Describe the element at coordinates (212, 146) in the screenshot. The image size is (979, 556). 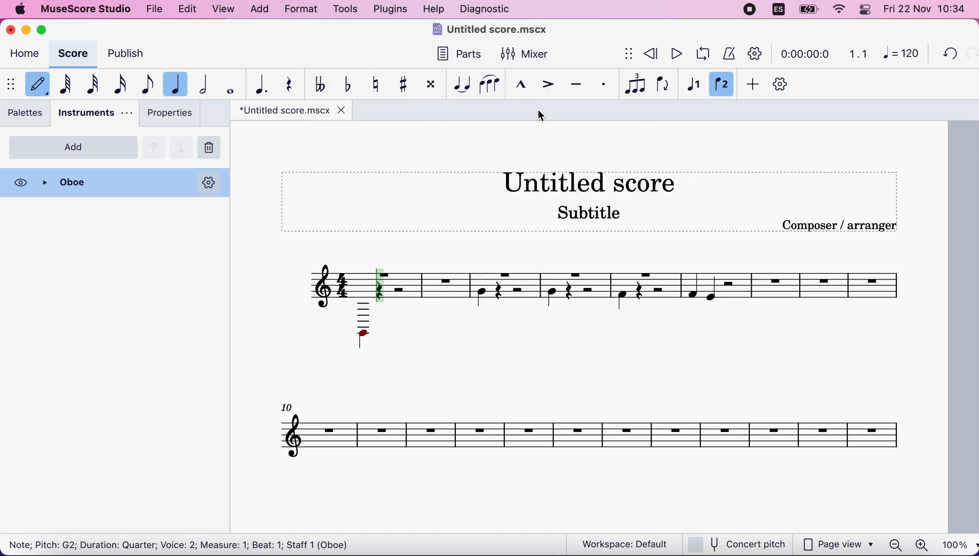
I see `remove` at that location.